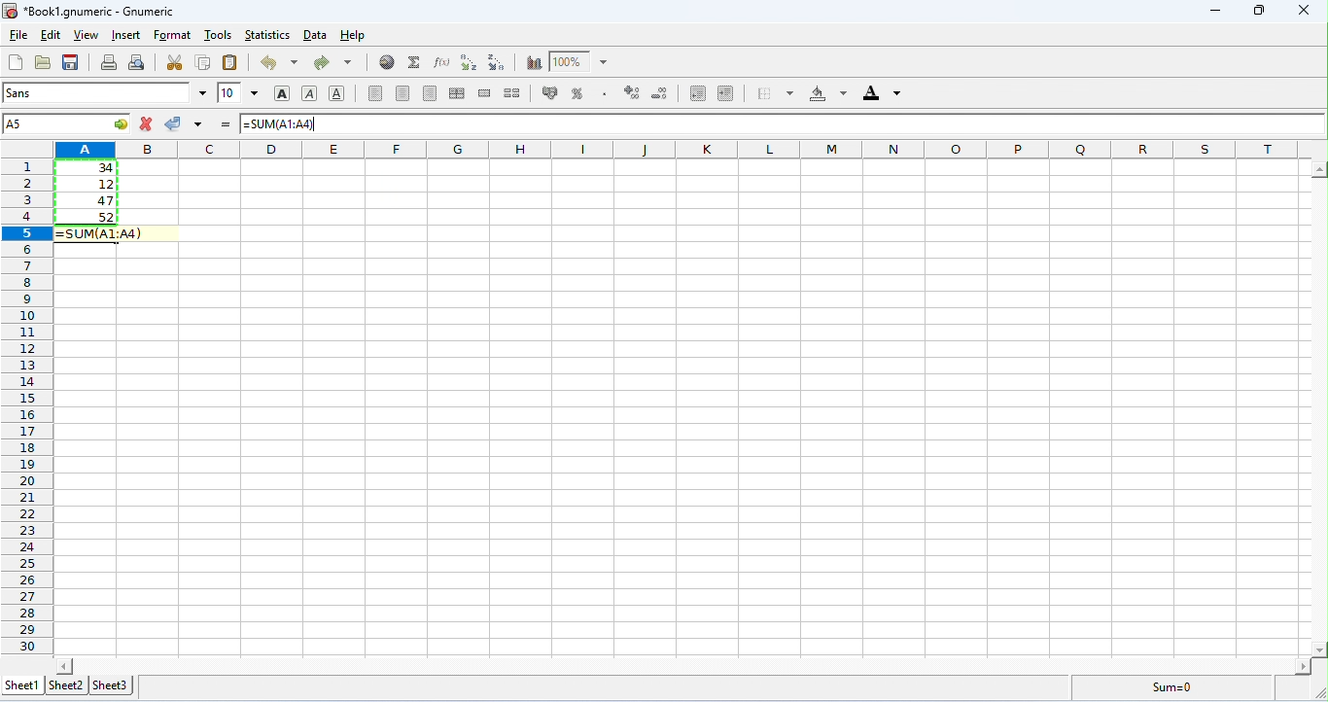 This screenshot has height=702, width=1328. What do you see at coordinates (239, 92) in the screenshot?
I see `font size` at bounding box center [239, 92].